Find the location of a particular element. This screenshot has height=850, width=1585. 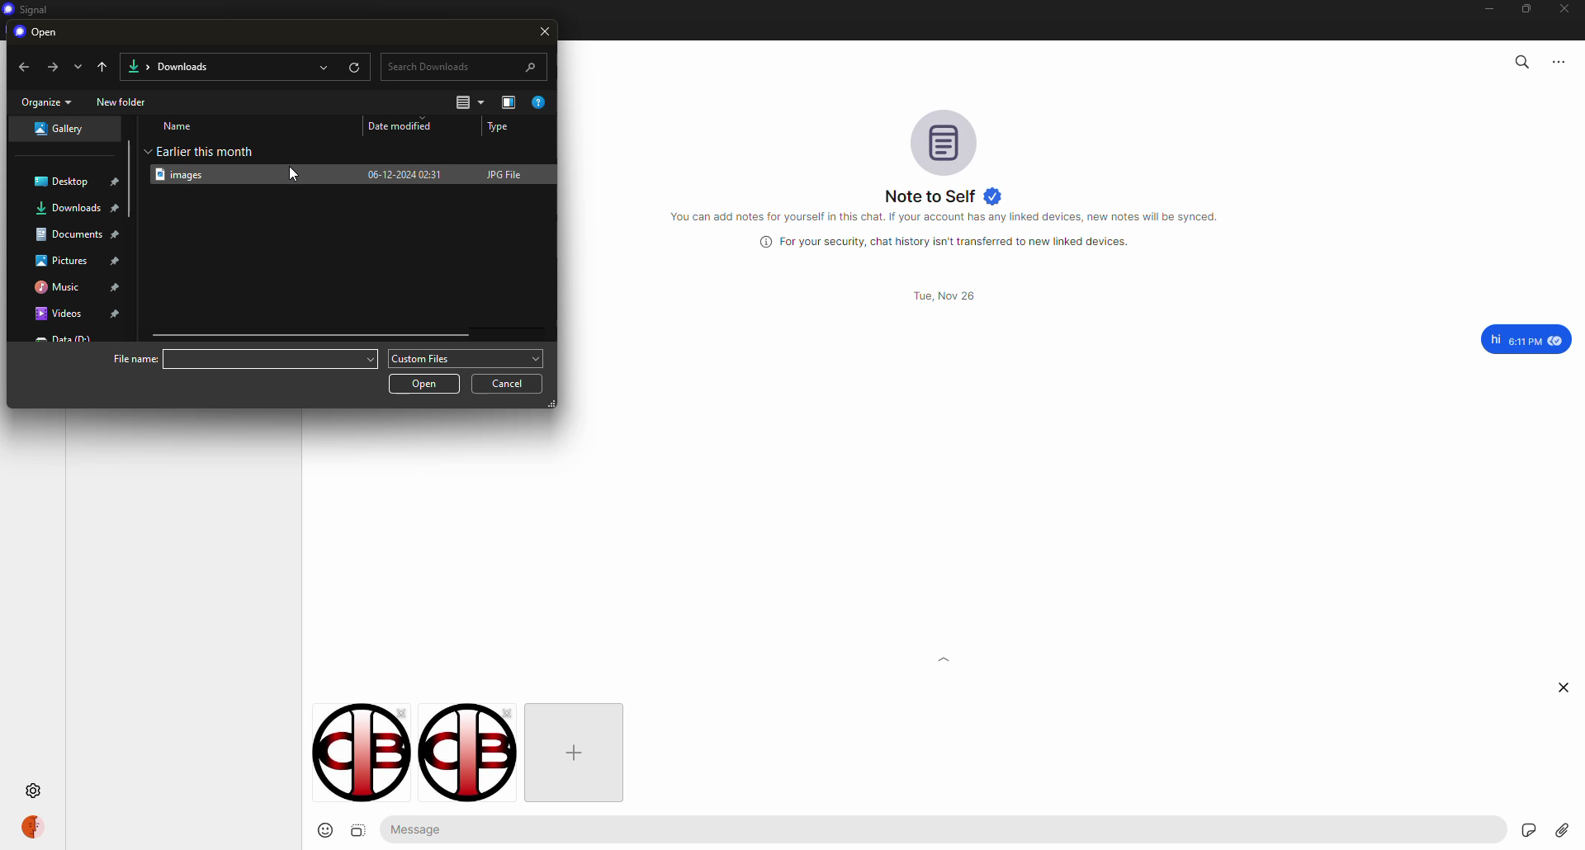

image is located at coordinates (186, 174).